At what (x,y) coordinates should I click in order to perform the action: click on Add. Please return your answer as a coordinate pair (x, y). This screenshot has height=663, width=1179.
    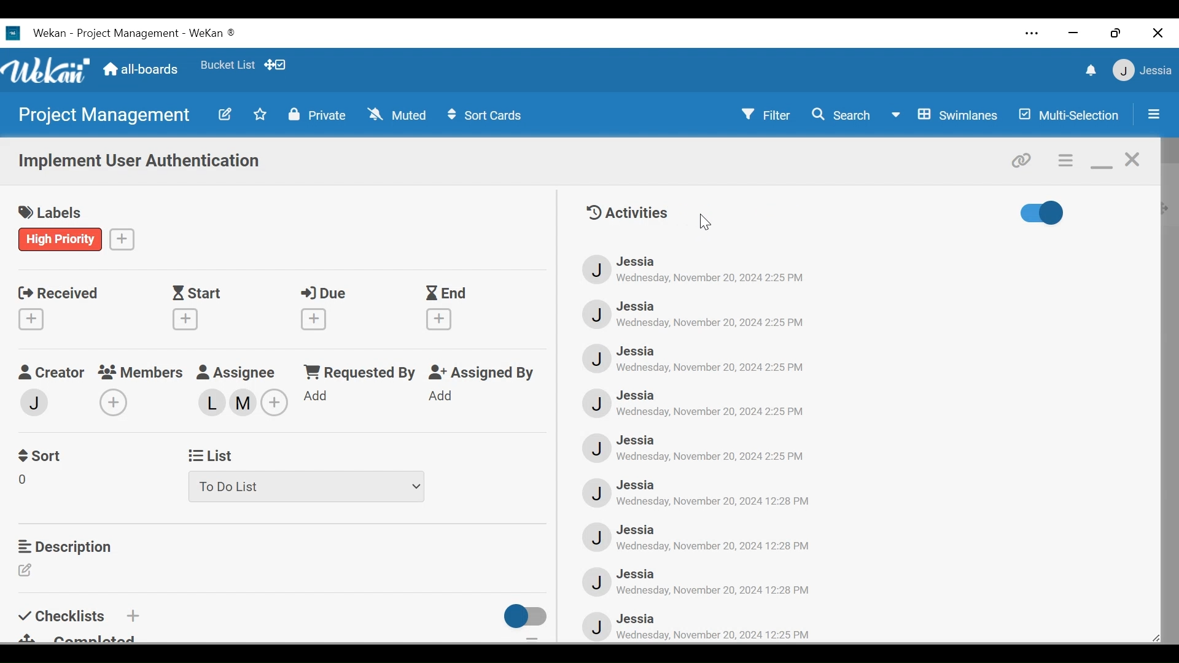
    Looking at the image, I should click on (32, 403).